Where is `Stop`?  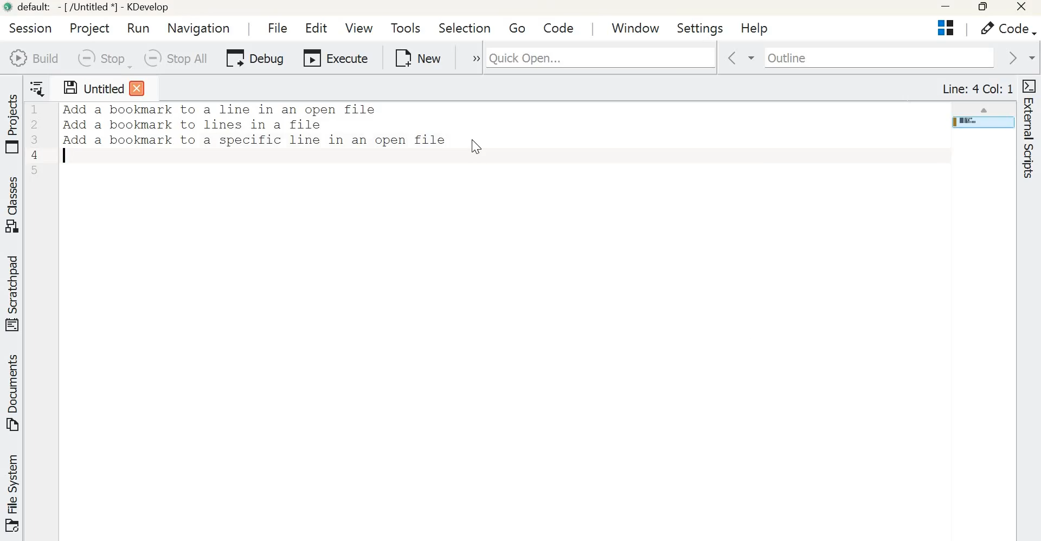
Stop is located at coordinates (102, 59).